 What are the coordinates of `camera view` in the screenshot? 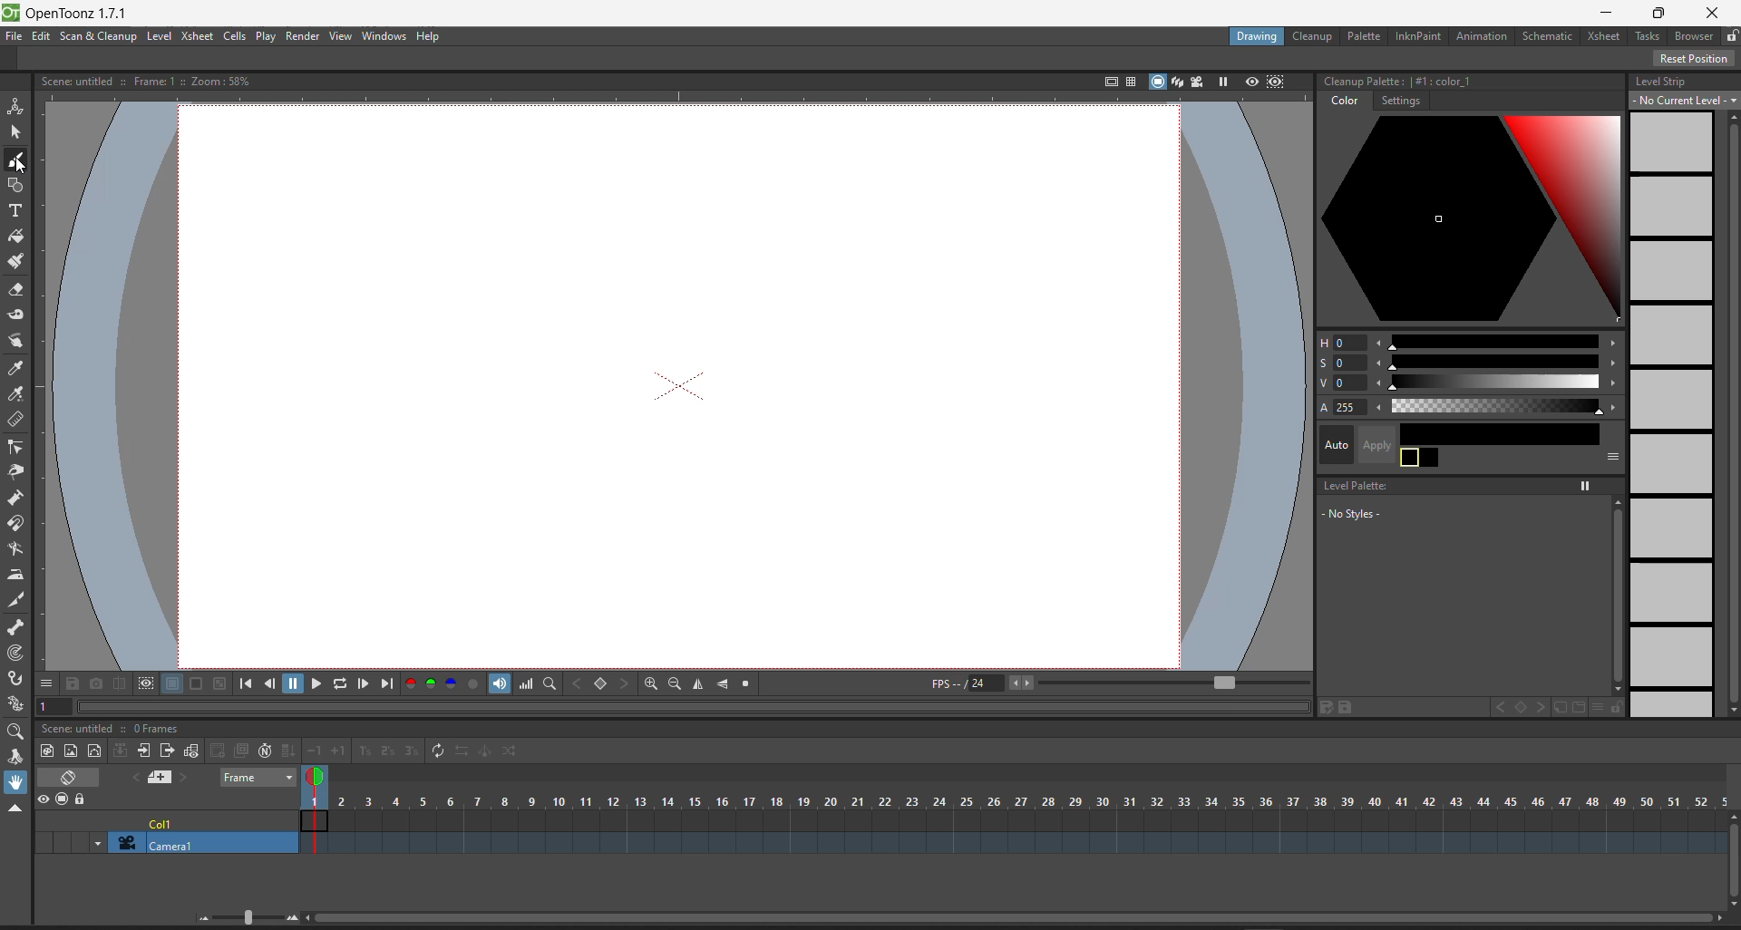 It's located at (1200, 79).